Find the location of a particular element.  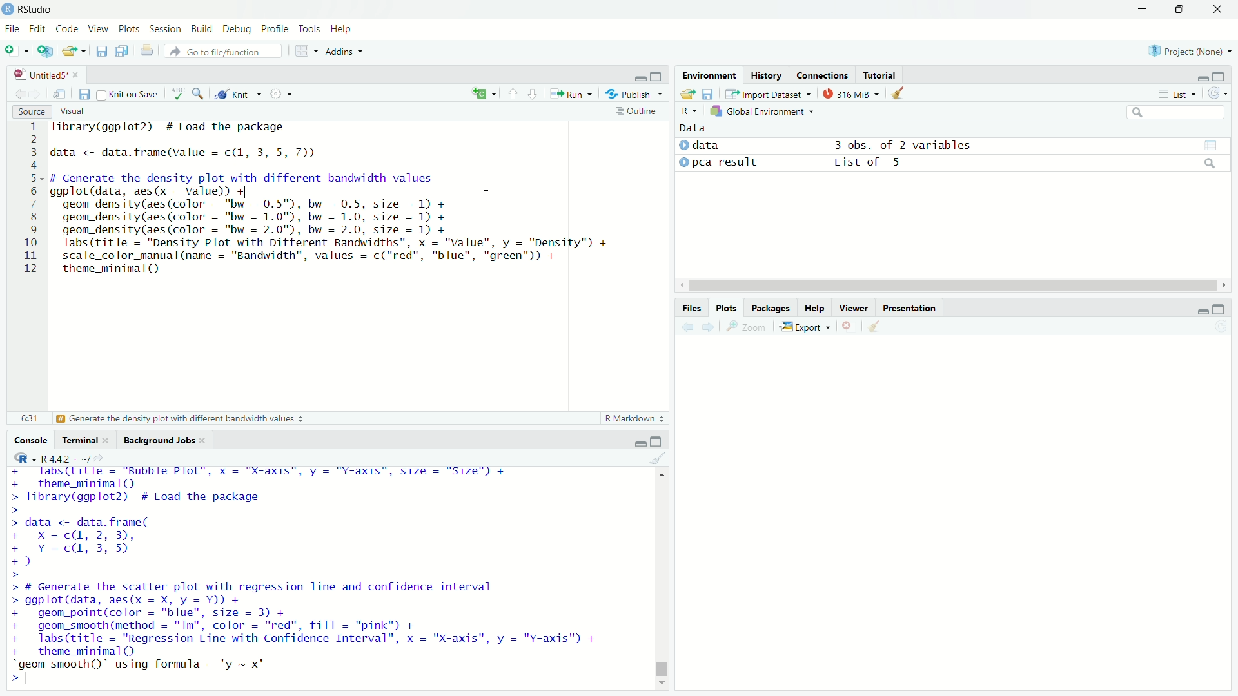

Search is located at coordinates (1176, 112).